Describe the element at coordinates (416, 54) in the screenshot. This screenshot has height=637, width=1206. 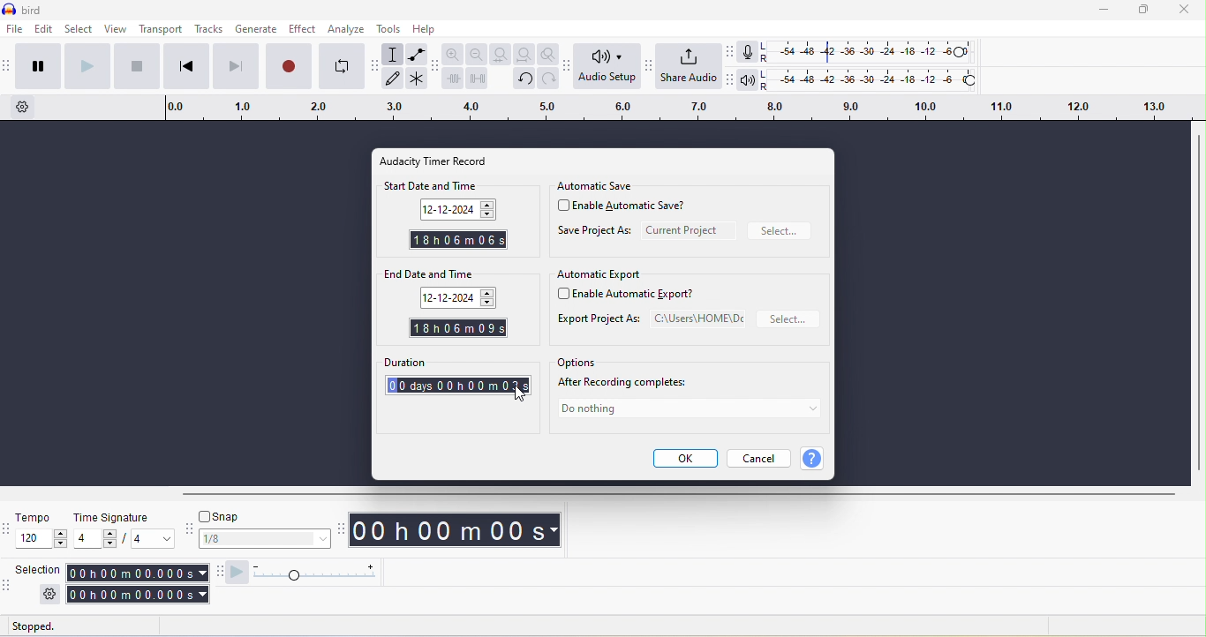
I see `envelope tool` at that location.